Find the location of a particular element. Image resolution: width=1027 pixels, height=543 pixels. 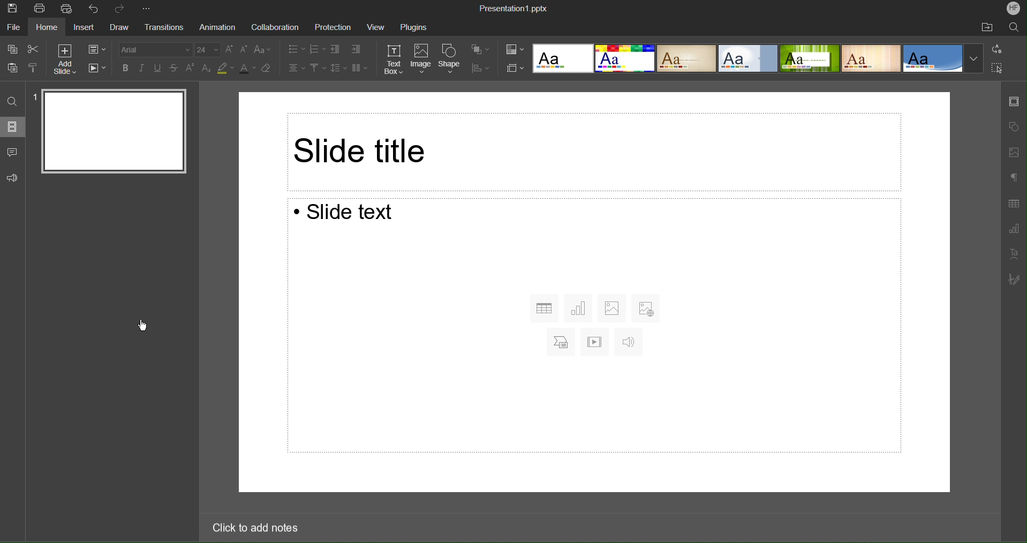

Search is located at coordinates (12, 100).